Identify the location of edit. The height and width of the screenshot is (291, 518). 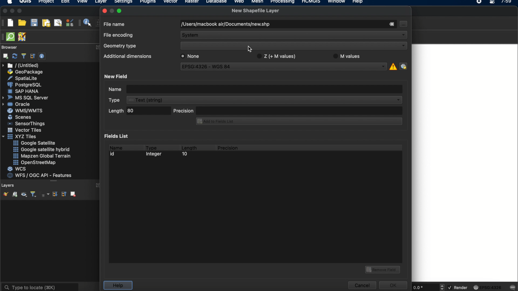
(65, 2).